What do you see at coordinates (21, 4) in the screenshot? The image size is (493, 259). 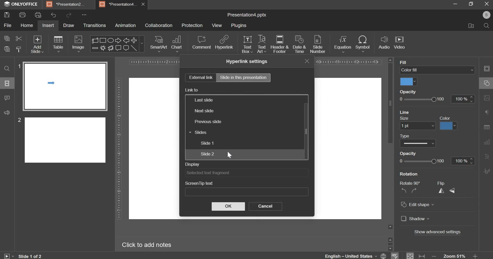 I see `ONLYOFFICE` at bounding box center [21, 4].